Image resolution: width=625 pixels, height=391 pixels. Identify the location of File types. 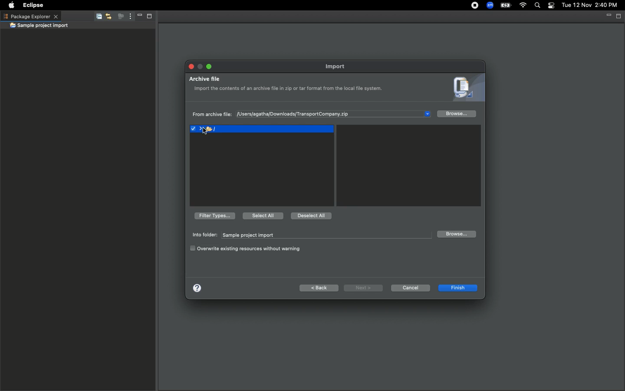
(214, 215).